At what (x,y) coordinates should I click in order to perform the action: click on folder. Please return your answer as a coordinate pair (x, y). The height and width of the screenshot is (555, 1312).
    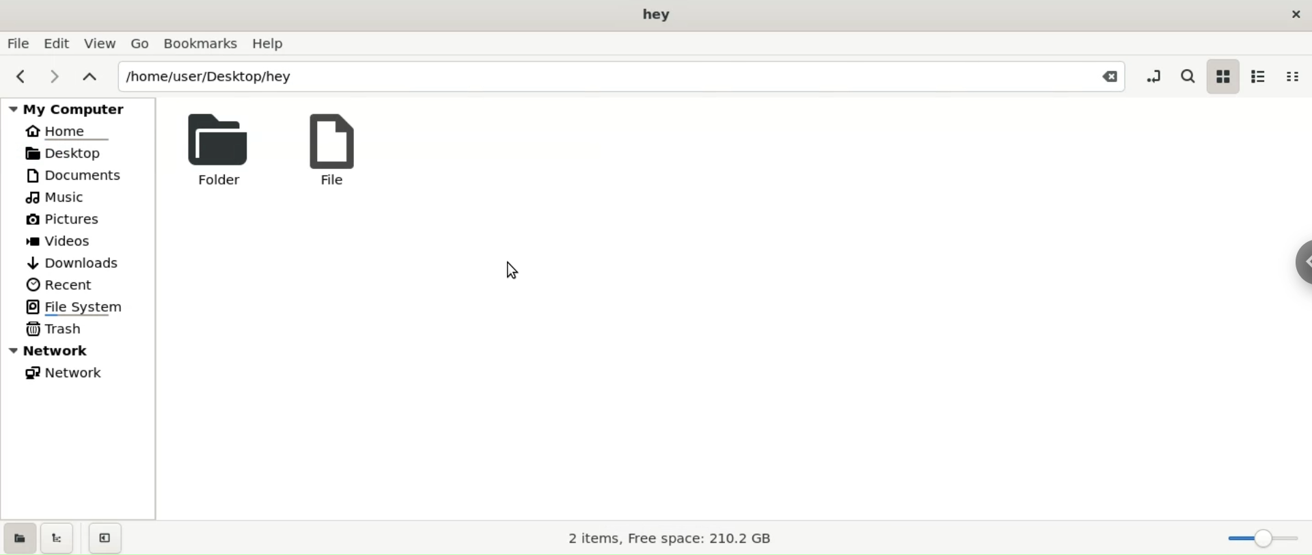
    Looking at the image, I should click on (219, 150).